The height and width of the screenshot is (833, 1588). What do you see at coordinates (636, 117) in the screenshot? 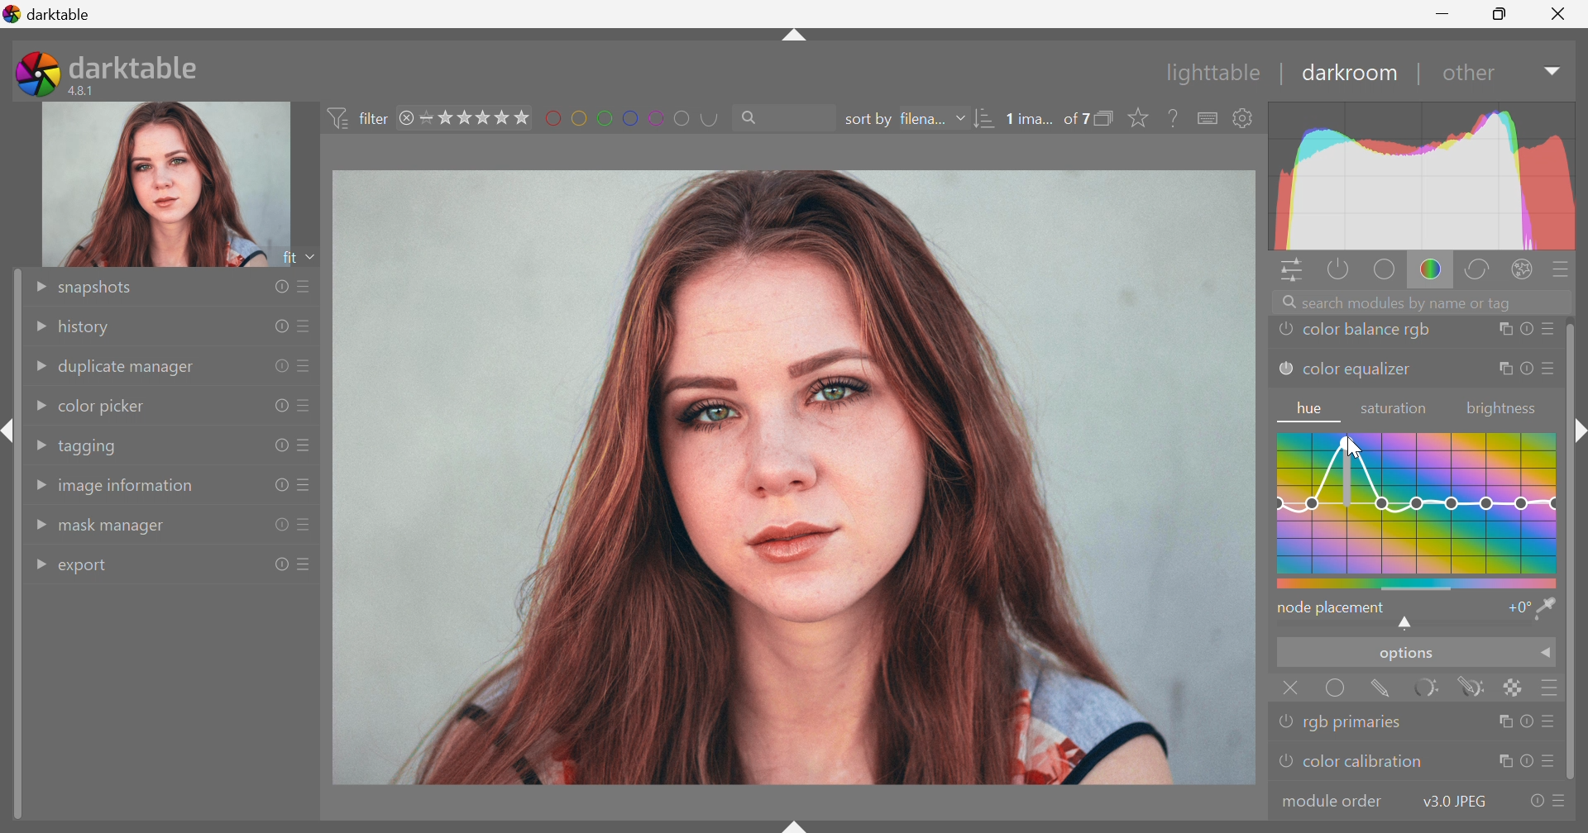
I see `filter by images color label` at bounding box center [636, 117].